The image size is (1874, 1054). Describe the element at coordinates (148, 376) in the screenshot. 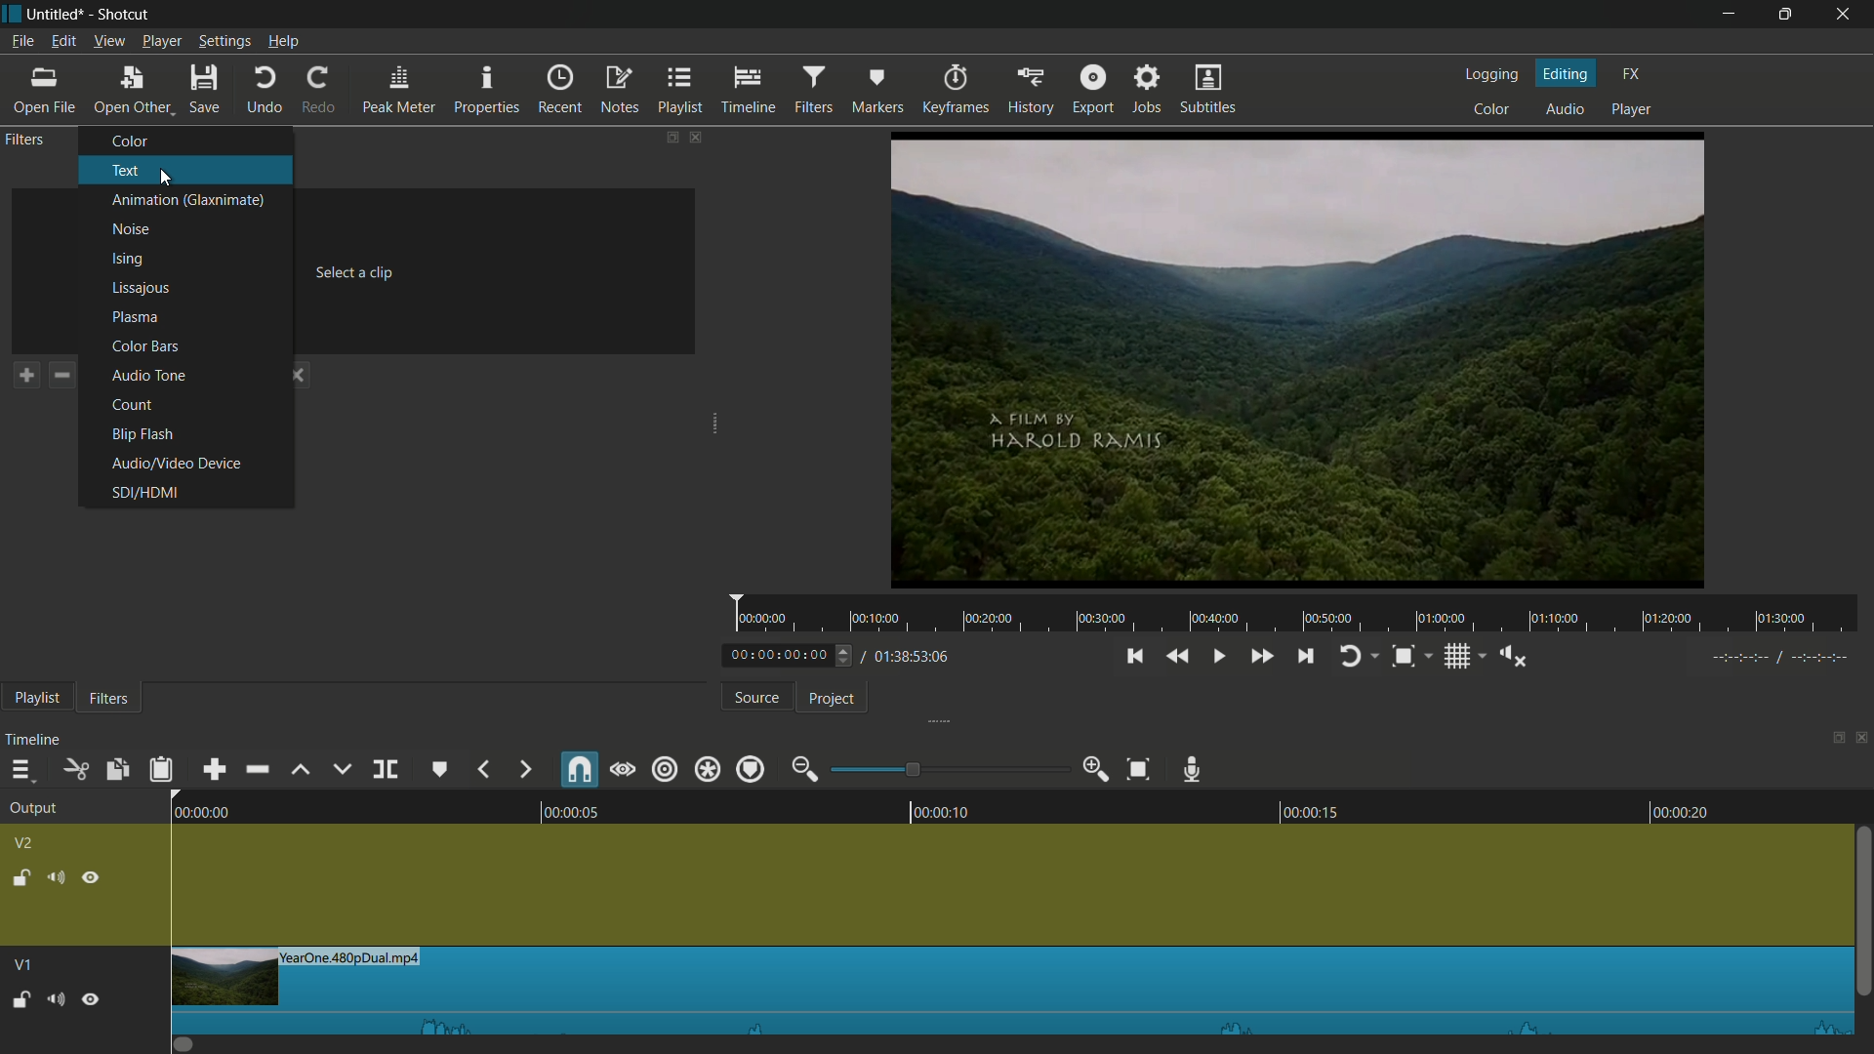

I see `audio tone` at that location.